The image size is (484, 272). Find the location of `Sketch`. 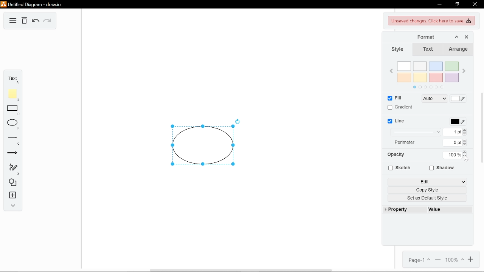

Sketch is located at coordinates (398, 168).